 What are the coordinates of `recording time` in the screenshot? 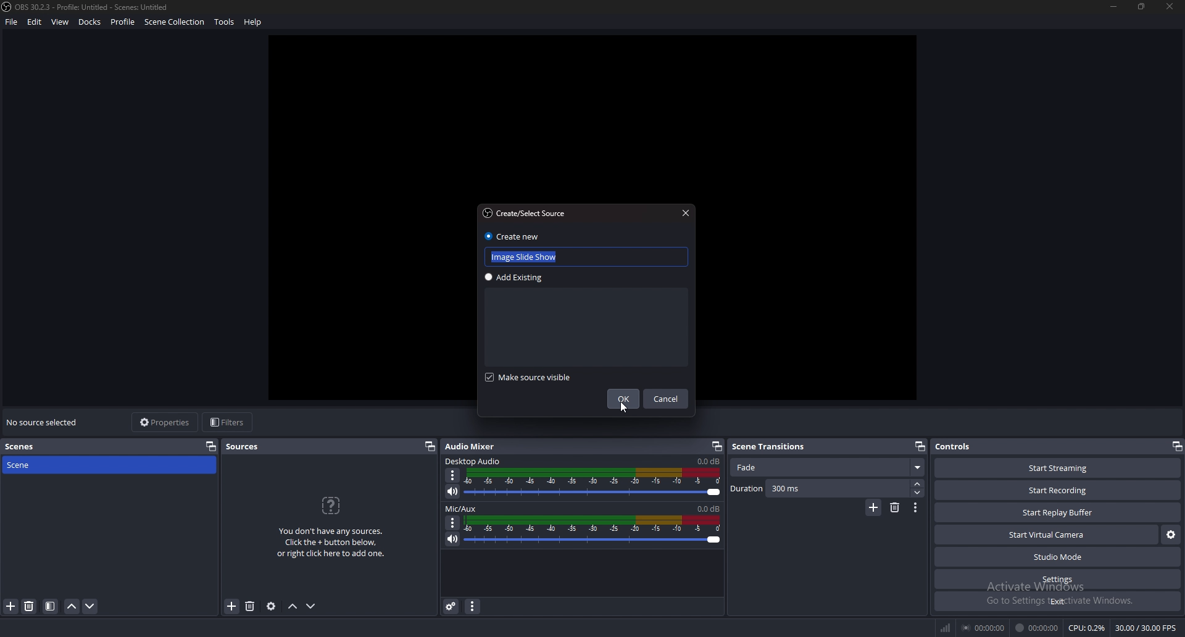 It's located at (1036, 627).